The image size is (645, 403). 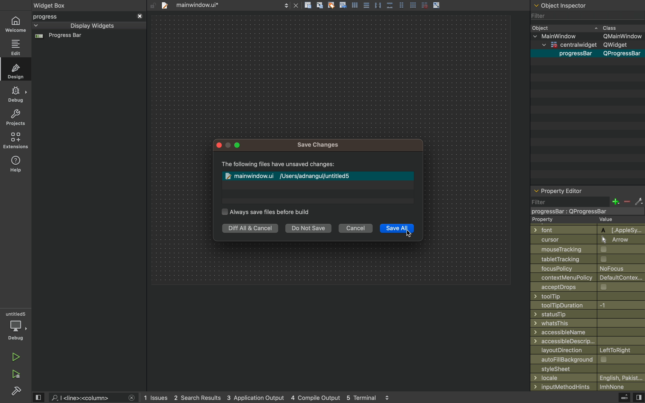 I want to click on hide sidebar, so click(x=619, y=398).